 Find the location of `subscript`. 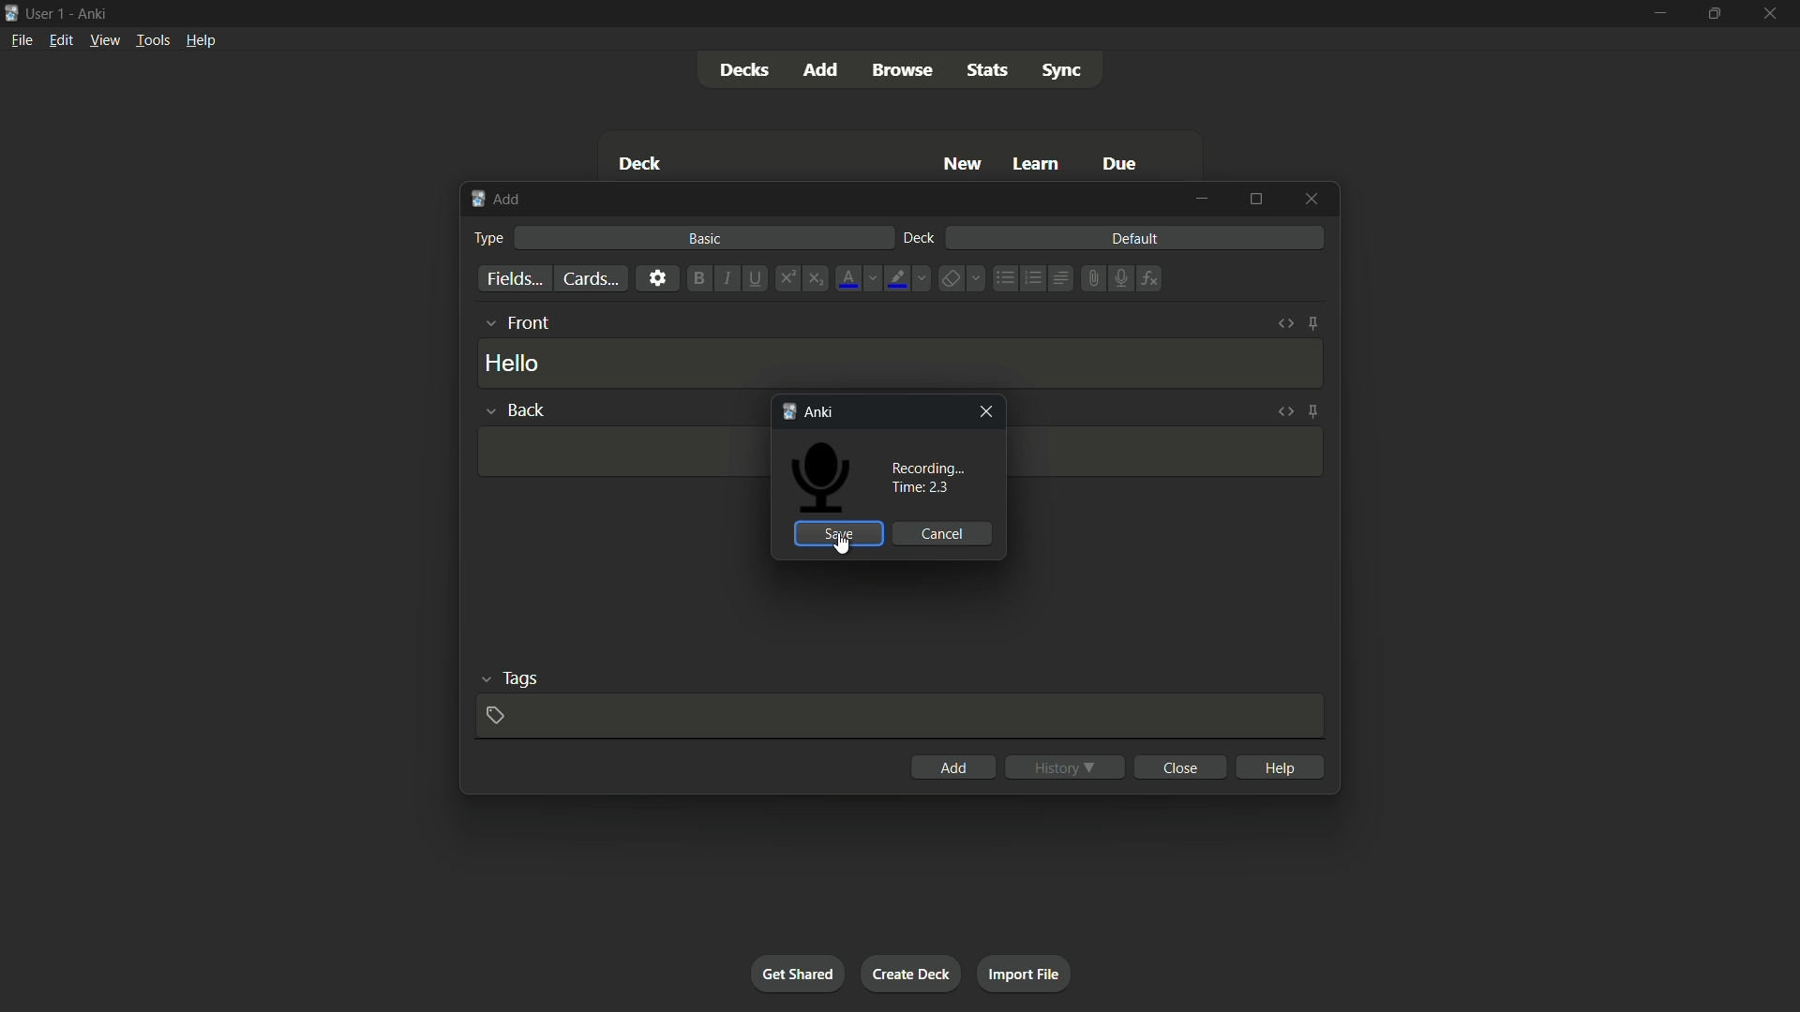

subscript is located at coordinates (816, 278).